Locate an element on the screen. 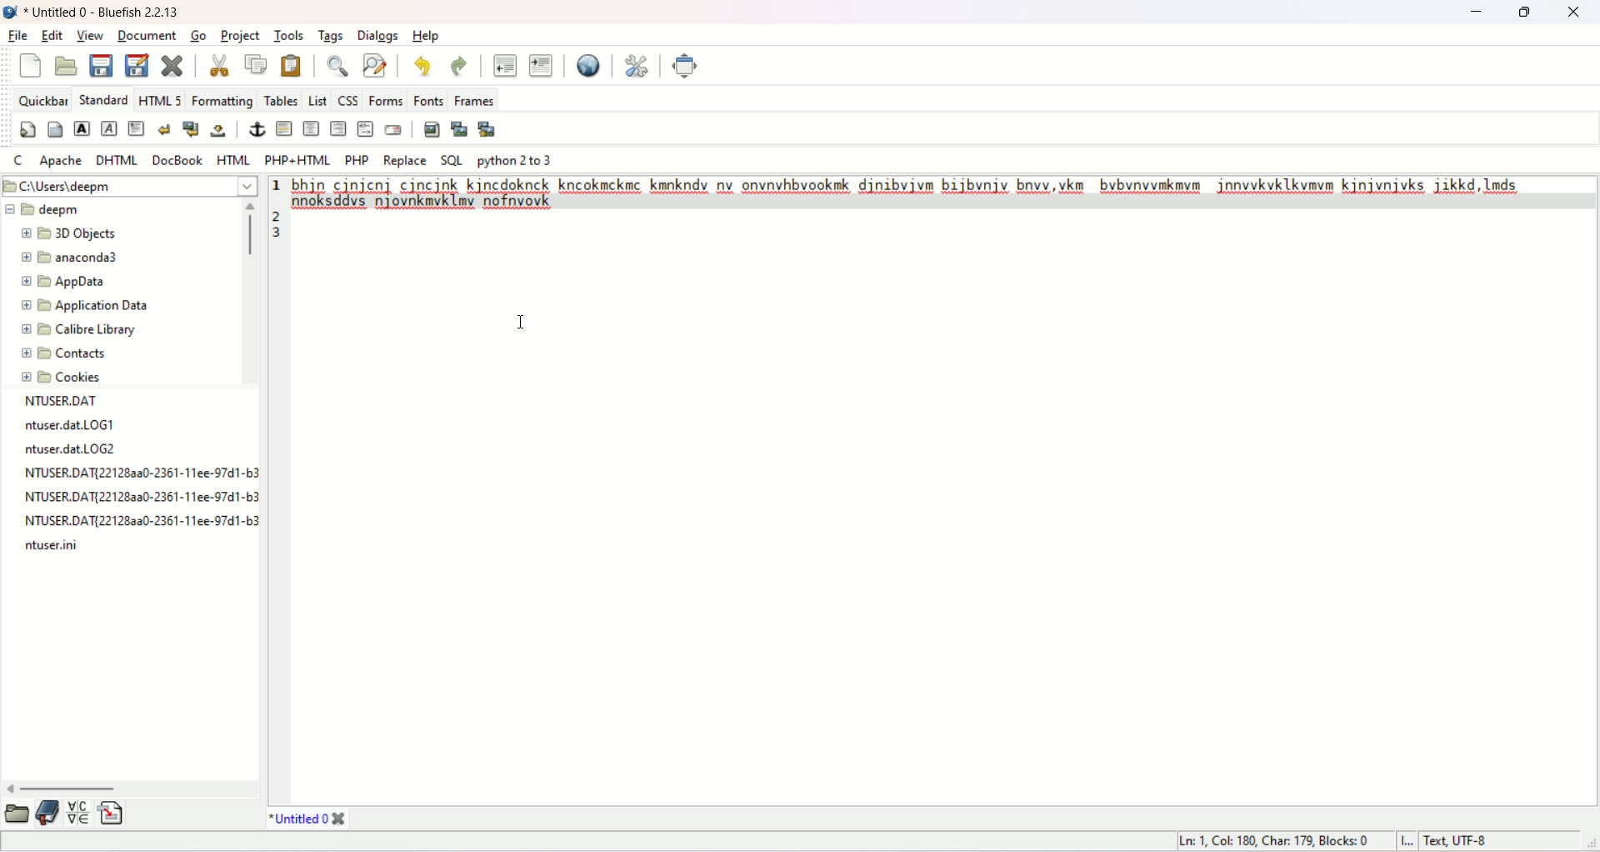 This screenshot has height=852, width=1600. cookies is located at coordinates (63, 378).